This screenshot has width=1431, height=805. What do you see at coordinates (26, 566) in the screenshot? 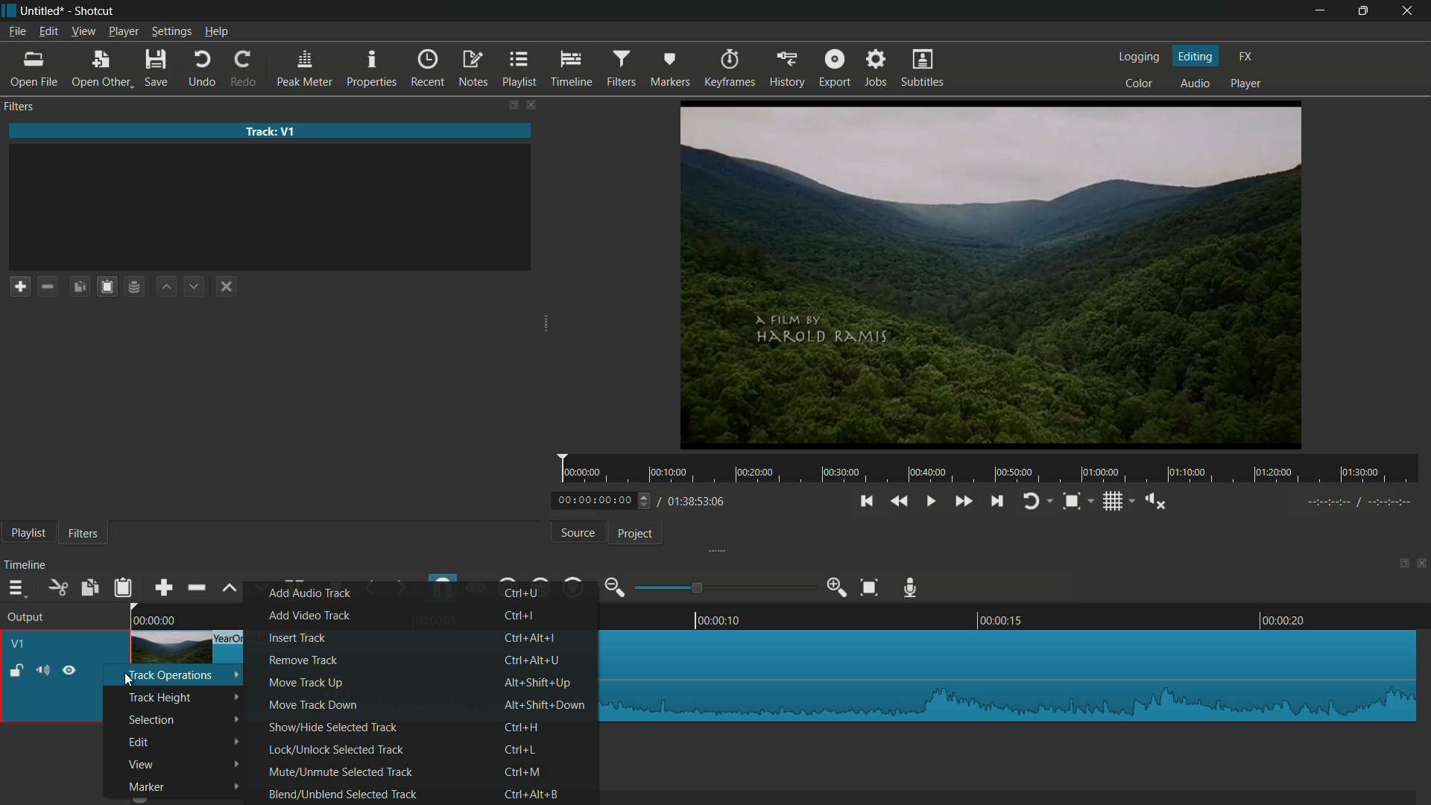
I see `timeline` at bounding box center [26, 566].